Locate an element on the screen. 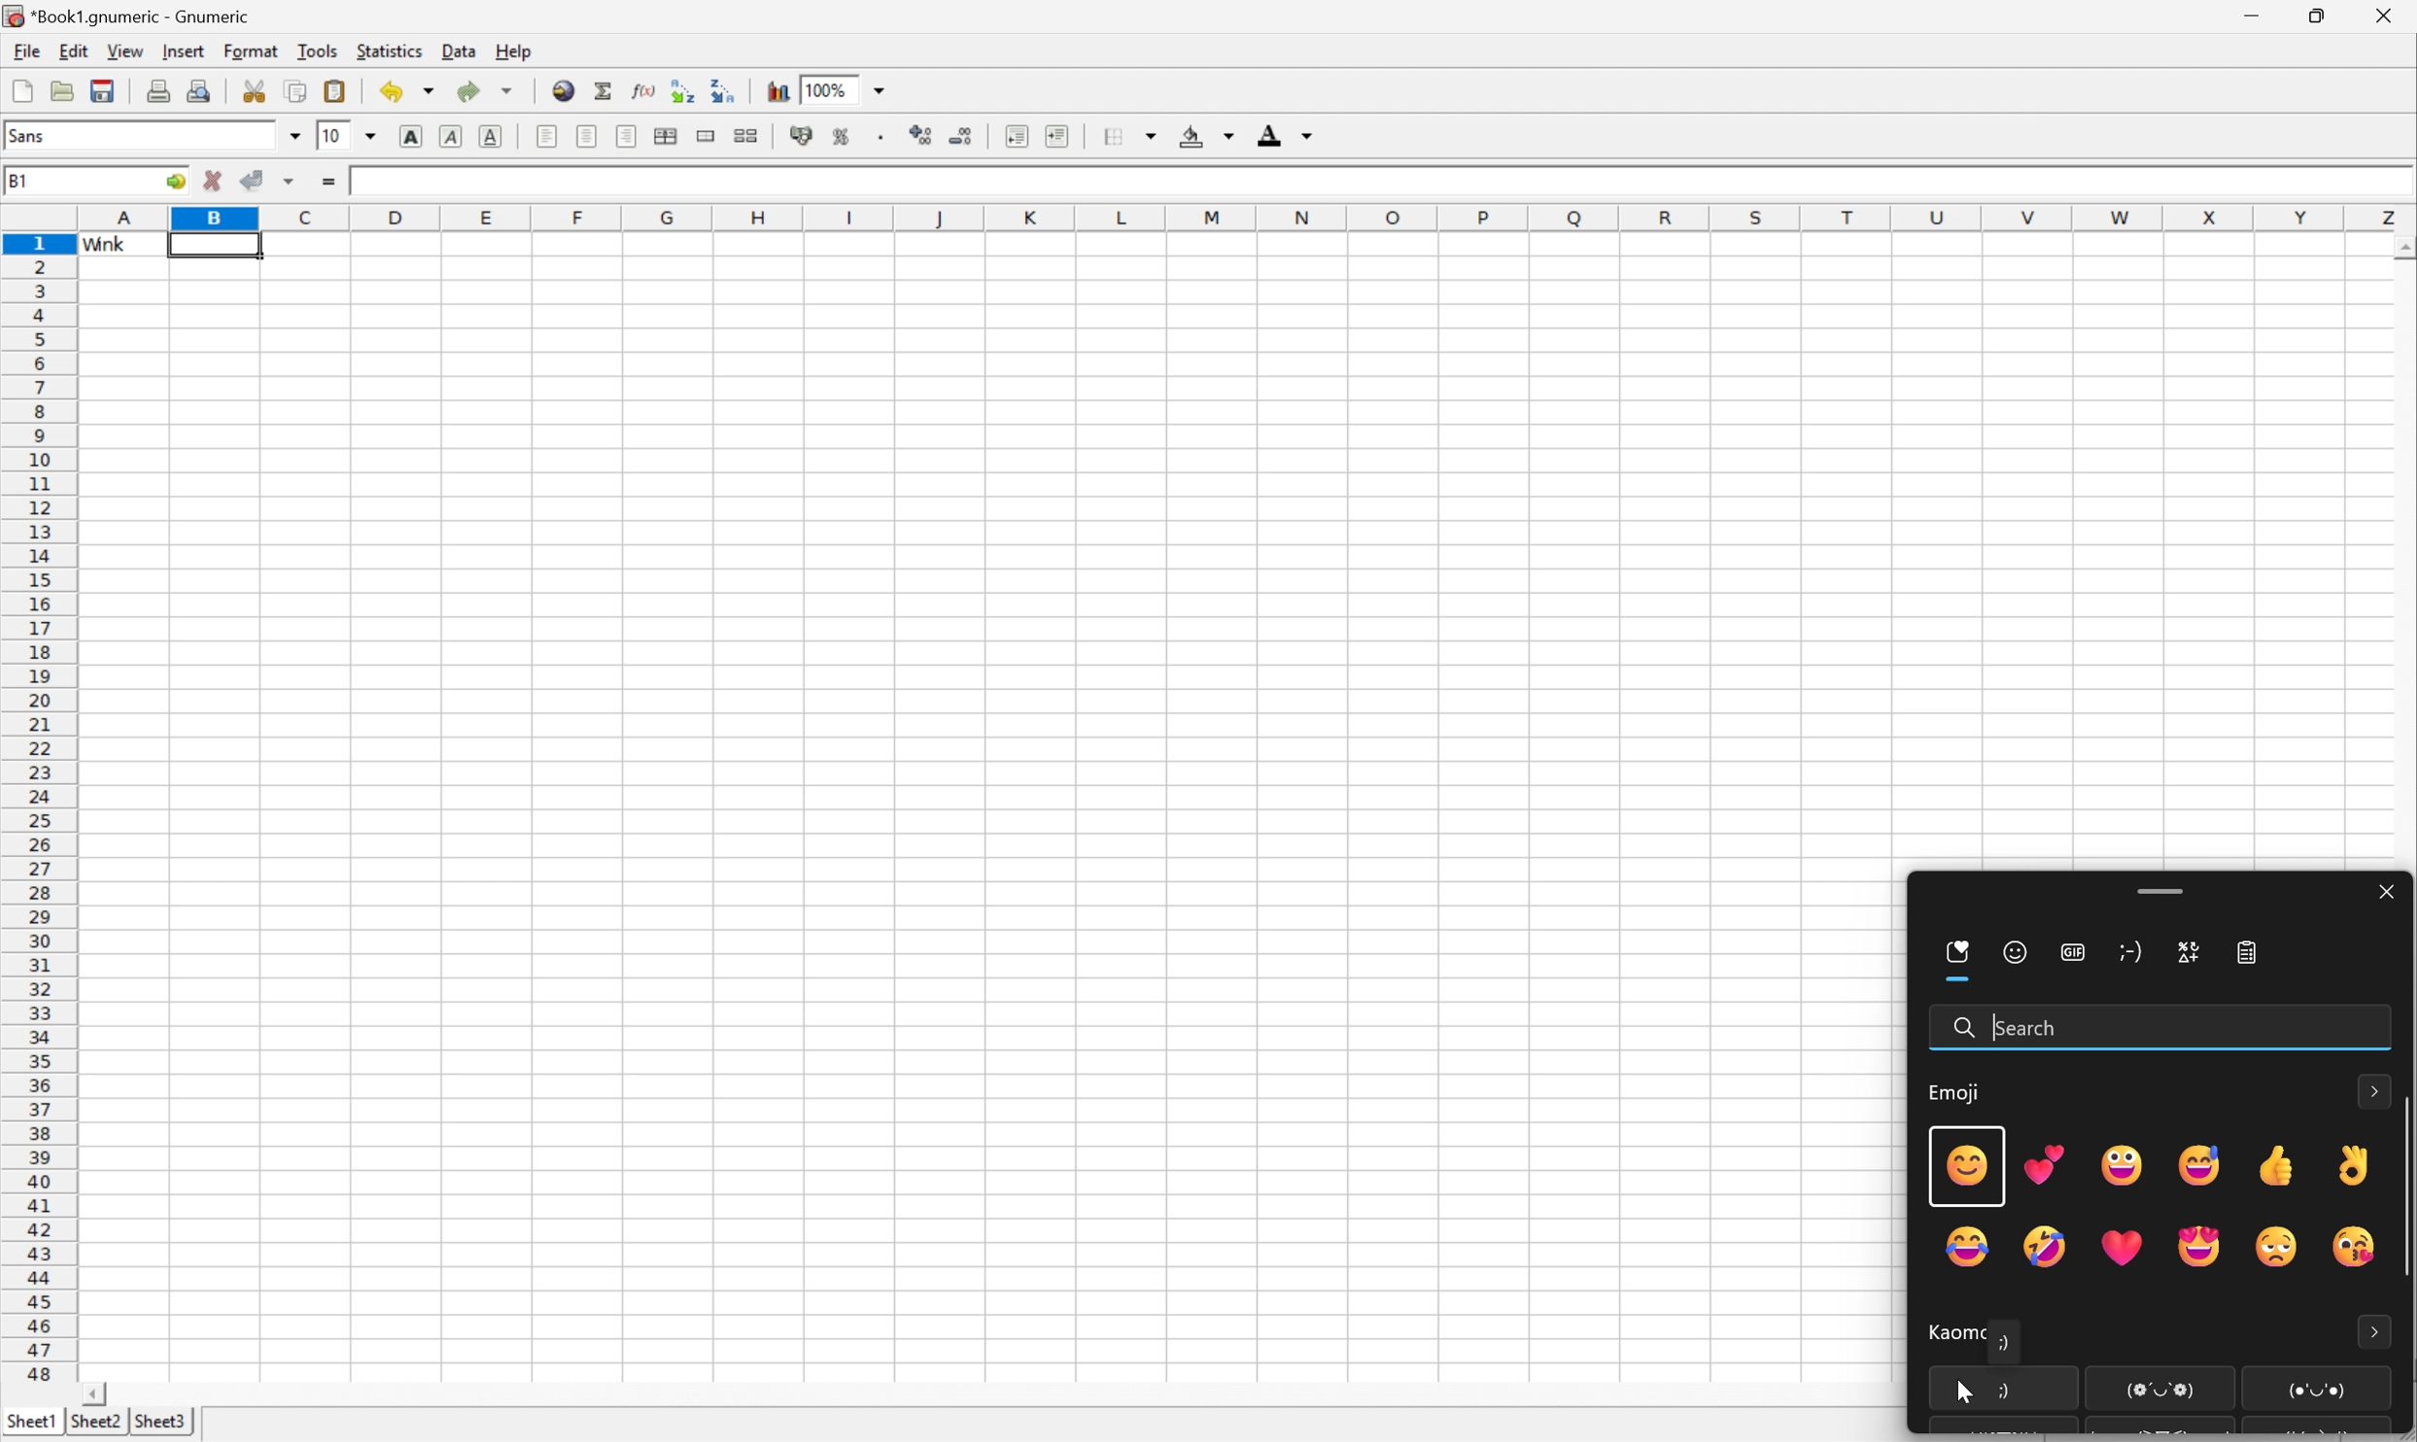 The width and height of the screenshot is (2417, 1442). print preview is located at coordinates (201, 89).